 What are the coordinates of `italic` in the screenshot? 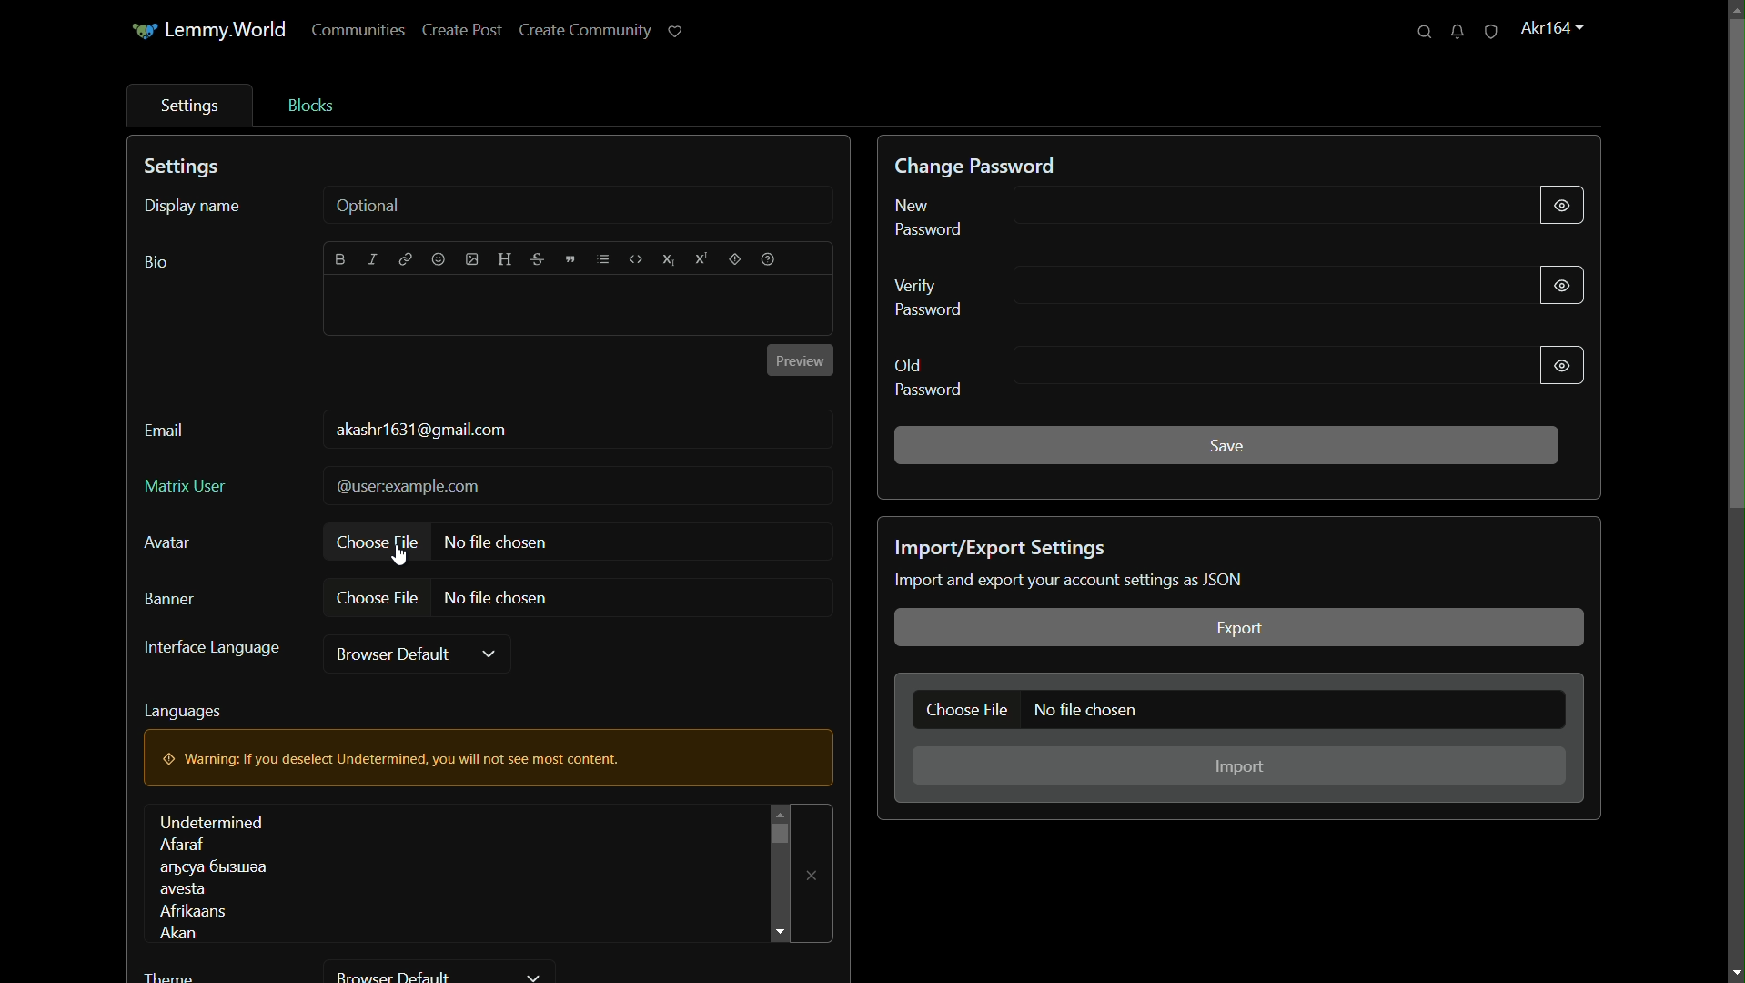 It's located at (375, 258).